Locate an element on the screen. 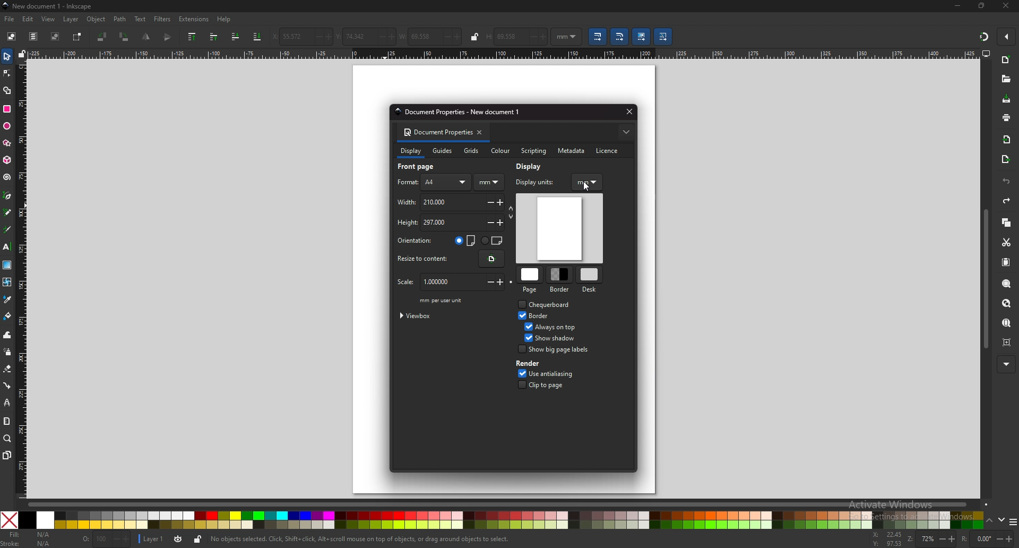 The height and width of the screenshot is (548, 1019). chequeboard is located at coordinates (552, 304).